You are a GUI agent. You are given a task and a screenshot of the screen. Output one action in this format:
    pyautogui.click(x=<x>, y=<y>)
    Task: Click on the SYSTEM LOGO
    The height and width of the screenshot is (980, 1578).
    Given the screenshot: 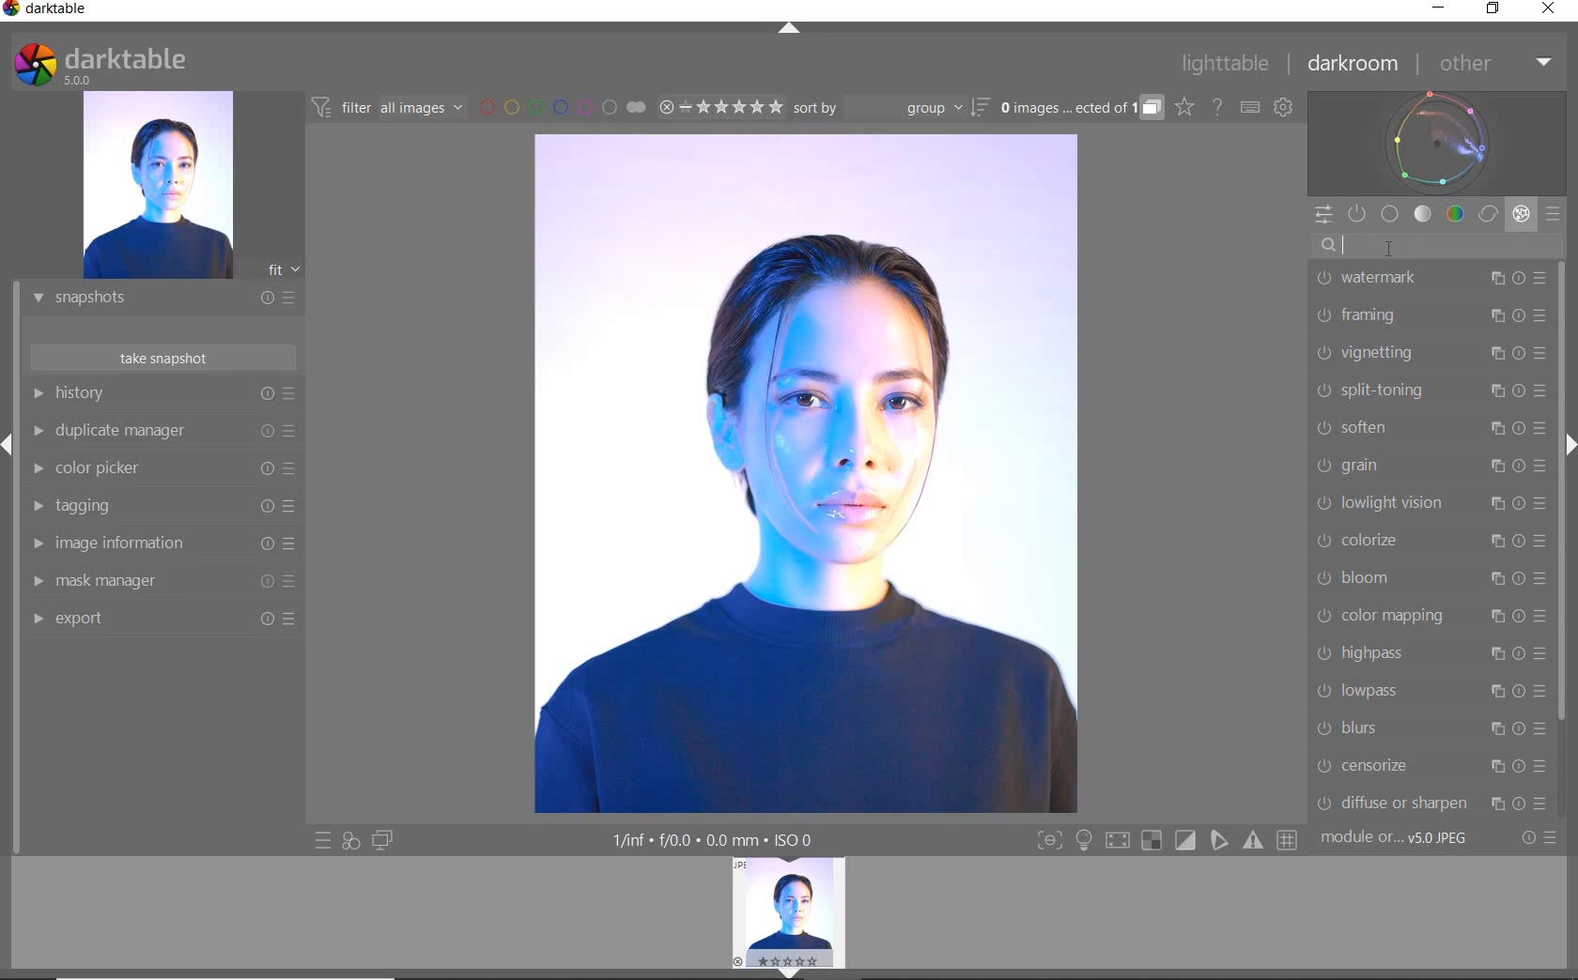 What is the action you would take?
    pyautogui.click(x=100, y=65)
    